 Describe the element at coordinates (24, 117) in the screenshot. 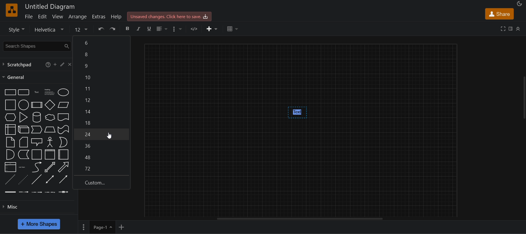

I see `Triangle` at that location.